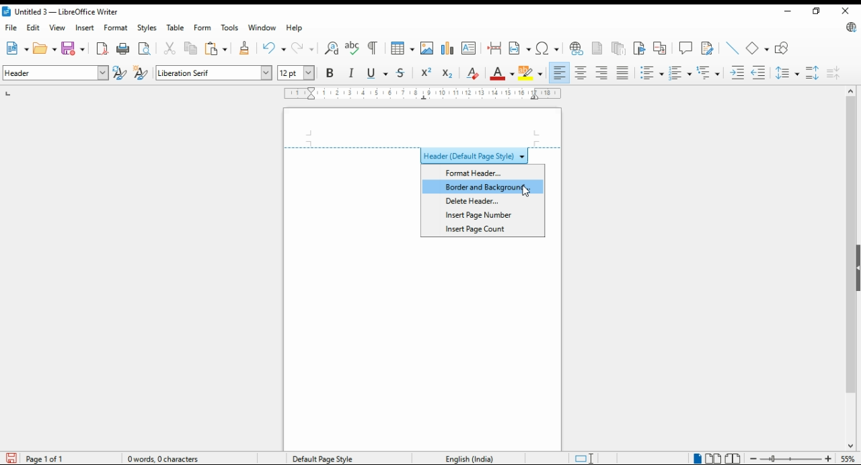 The image size is (861, 465). What do you see at coordinates (503, 73) in the screenshot?
I see `font color` at bounding box center [503, 73].